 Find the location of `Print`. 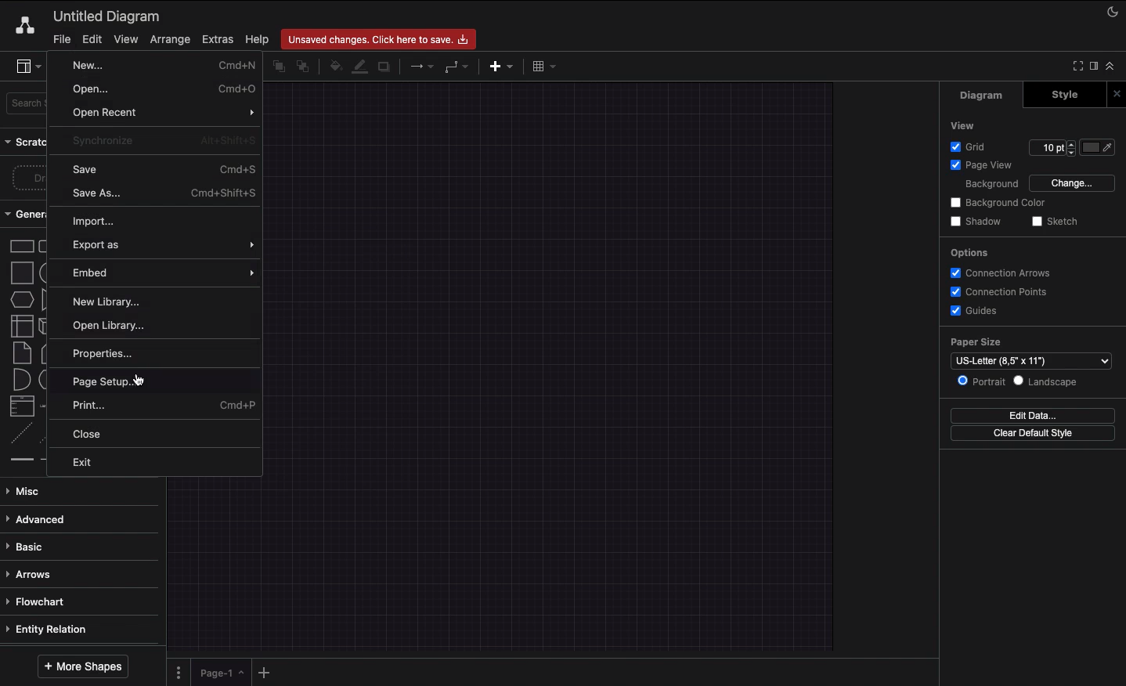

Print is located at coordinates (165, 406).